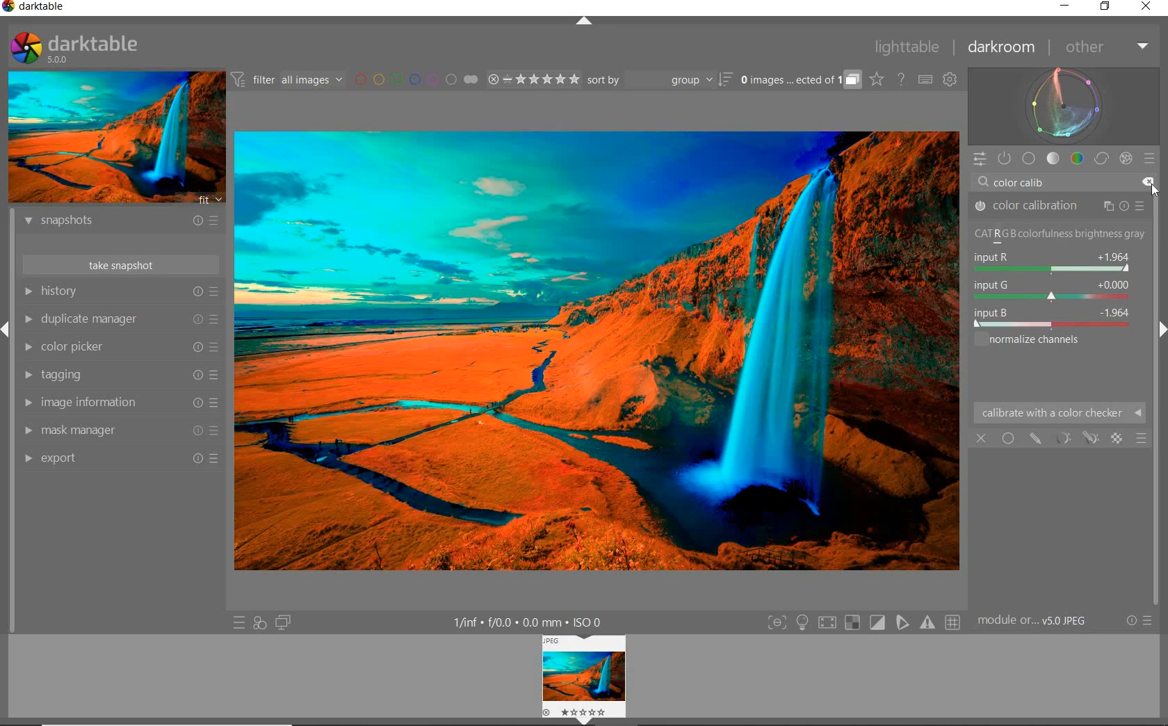  What do you see at coordinates (417, 80) in the screenshot?
I see `FILTER BY IMAGE COLOR LABEL` at bounding box center [417, 80].